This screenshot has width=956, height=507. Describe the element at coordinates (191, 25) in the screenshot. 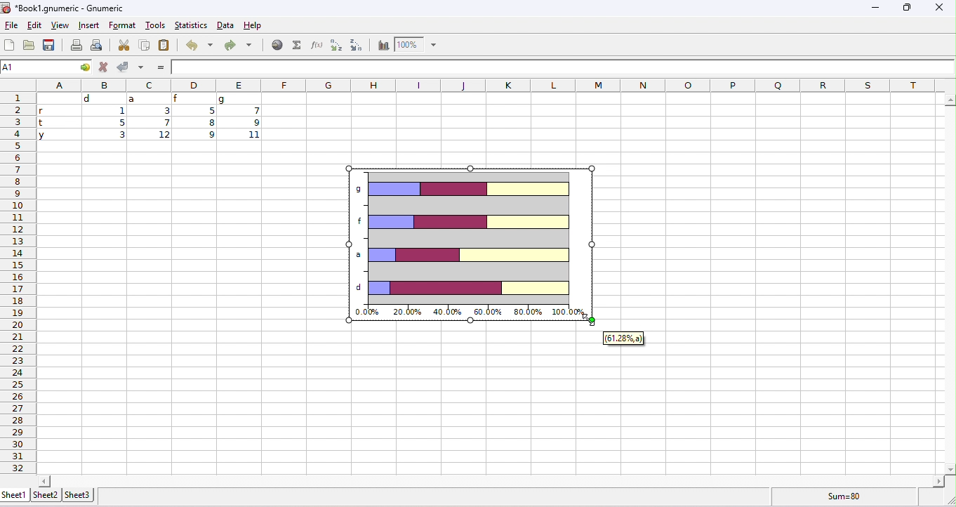

I see `statistics` at that location.